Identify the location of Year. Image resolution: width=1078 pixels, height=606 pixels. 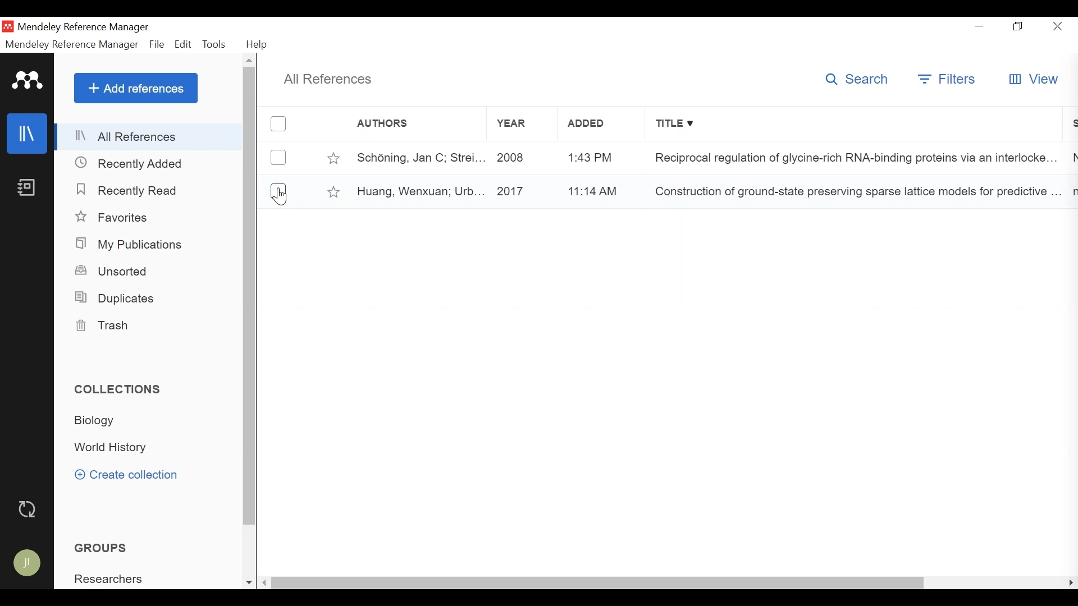
(511, 126).